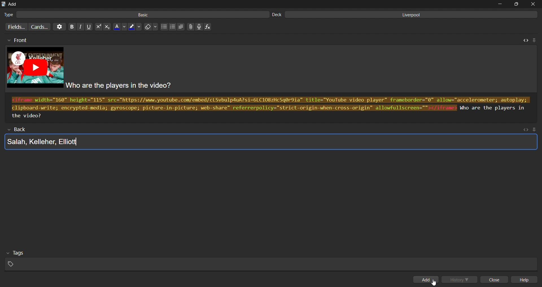 Image resolution: width=542 pixels, height=287 pixels. I want to click on cursor, so click(434, 283).